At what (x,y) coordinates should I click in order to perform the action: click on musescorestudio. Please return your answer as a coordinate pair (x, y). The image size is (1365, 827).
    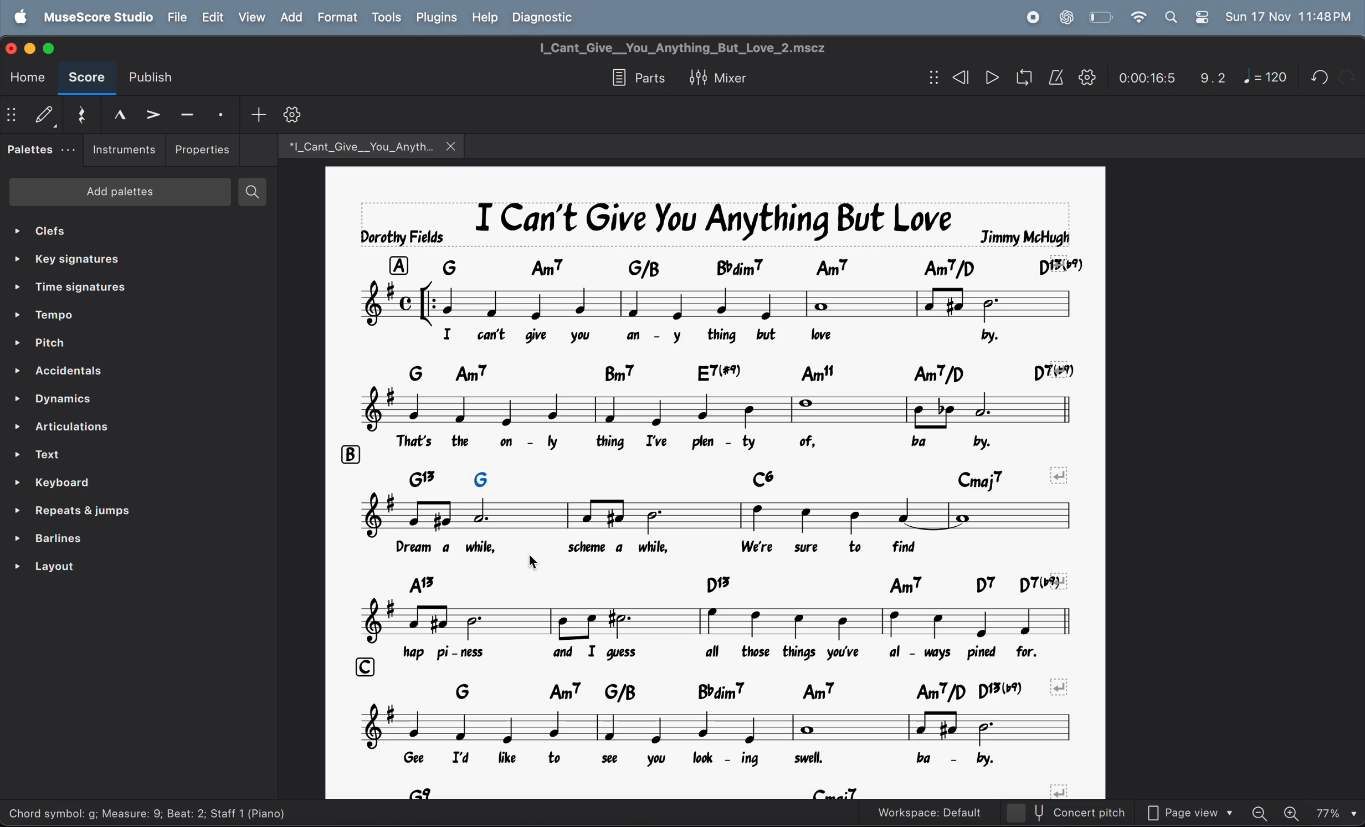
    Looking at the image, I should click on (97, 17).